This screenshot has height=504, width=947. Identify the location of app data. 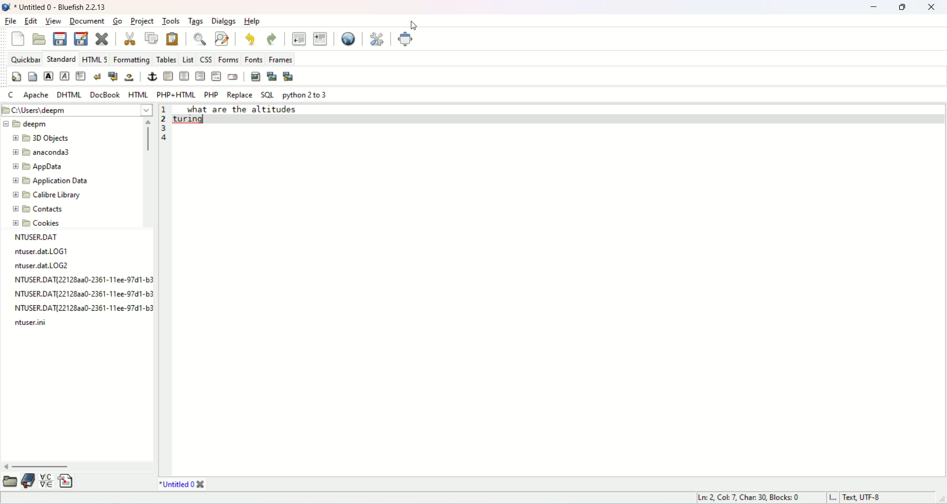
(39, 168).